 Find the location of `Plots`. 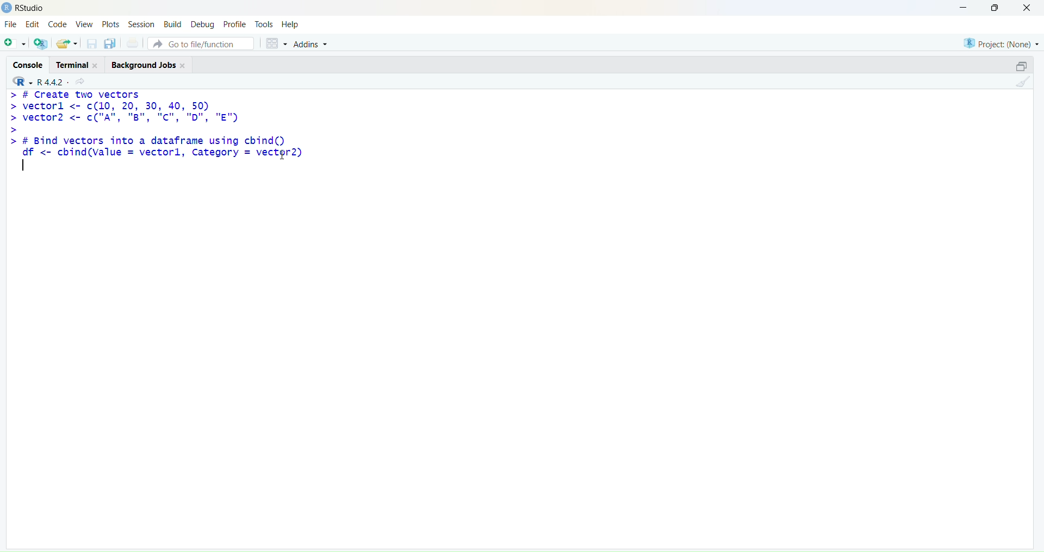

Plots is located at coordinates (110, 24).